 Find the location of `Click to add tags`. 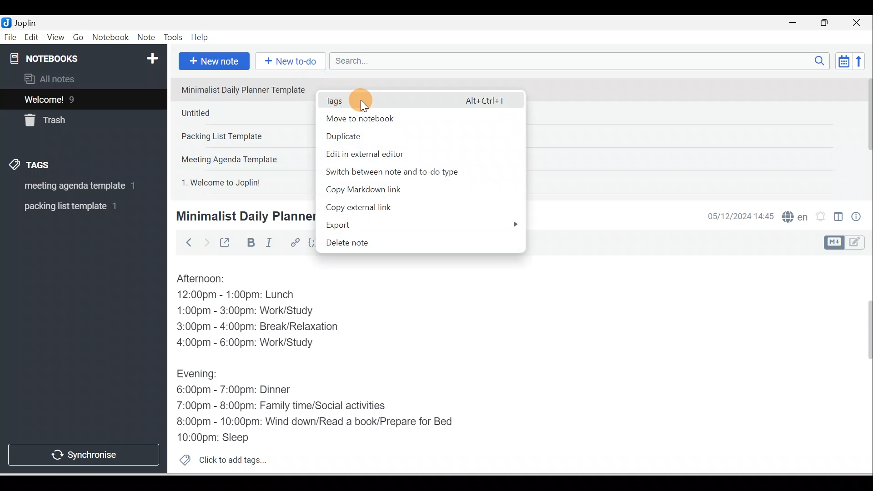

Click to add tags is located at coordinates (219, 459).